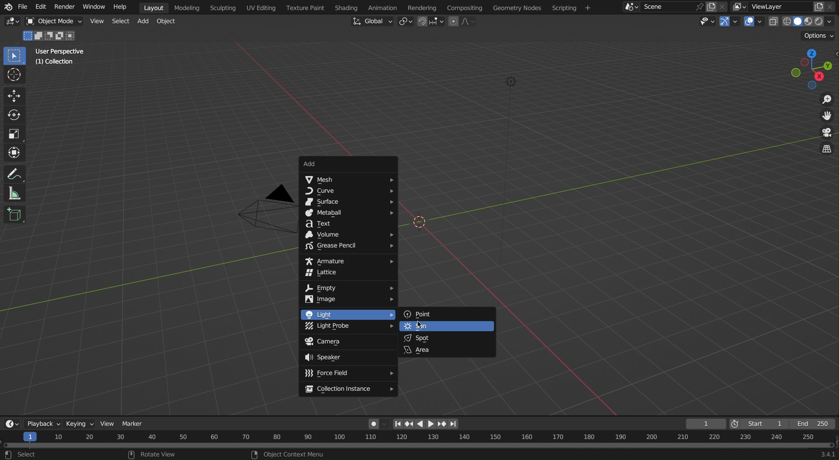 The image size is (839, 460). I want to click on Spot, so click(447, 337).